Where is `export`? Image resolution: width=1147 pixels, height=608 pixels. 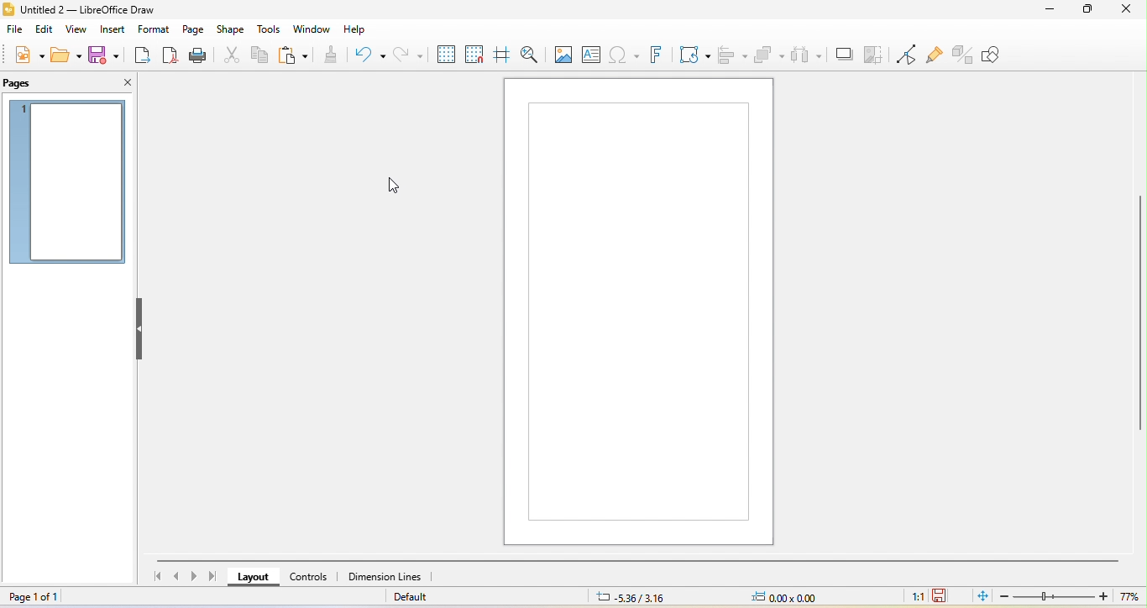
export is located at coordinates (143, 56).